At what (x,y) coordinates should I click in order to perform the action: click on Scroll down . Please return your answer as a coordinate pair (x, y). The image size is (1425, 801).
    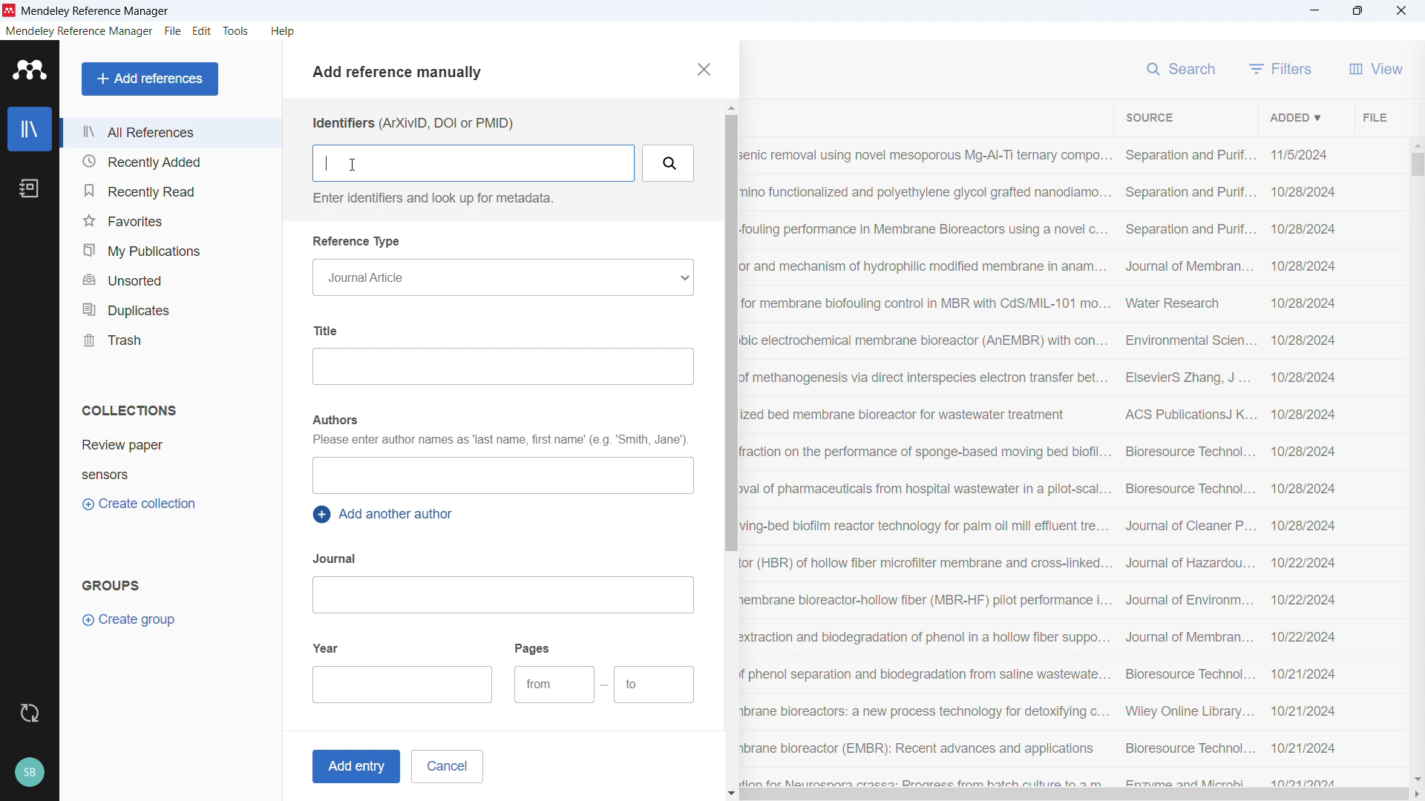
    Looking at the image, I should click on (1416, 779).